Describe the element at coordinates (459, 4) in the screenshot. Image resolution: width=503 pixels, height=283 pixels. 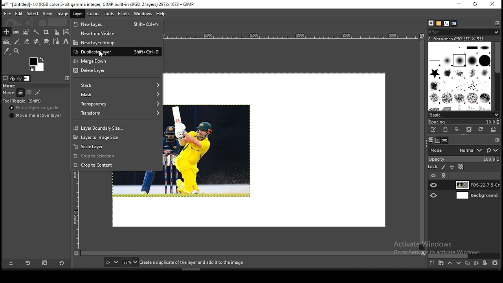
I see `Minimise ` at that location.